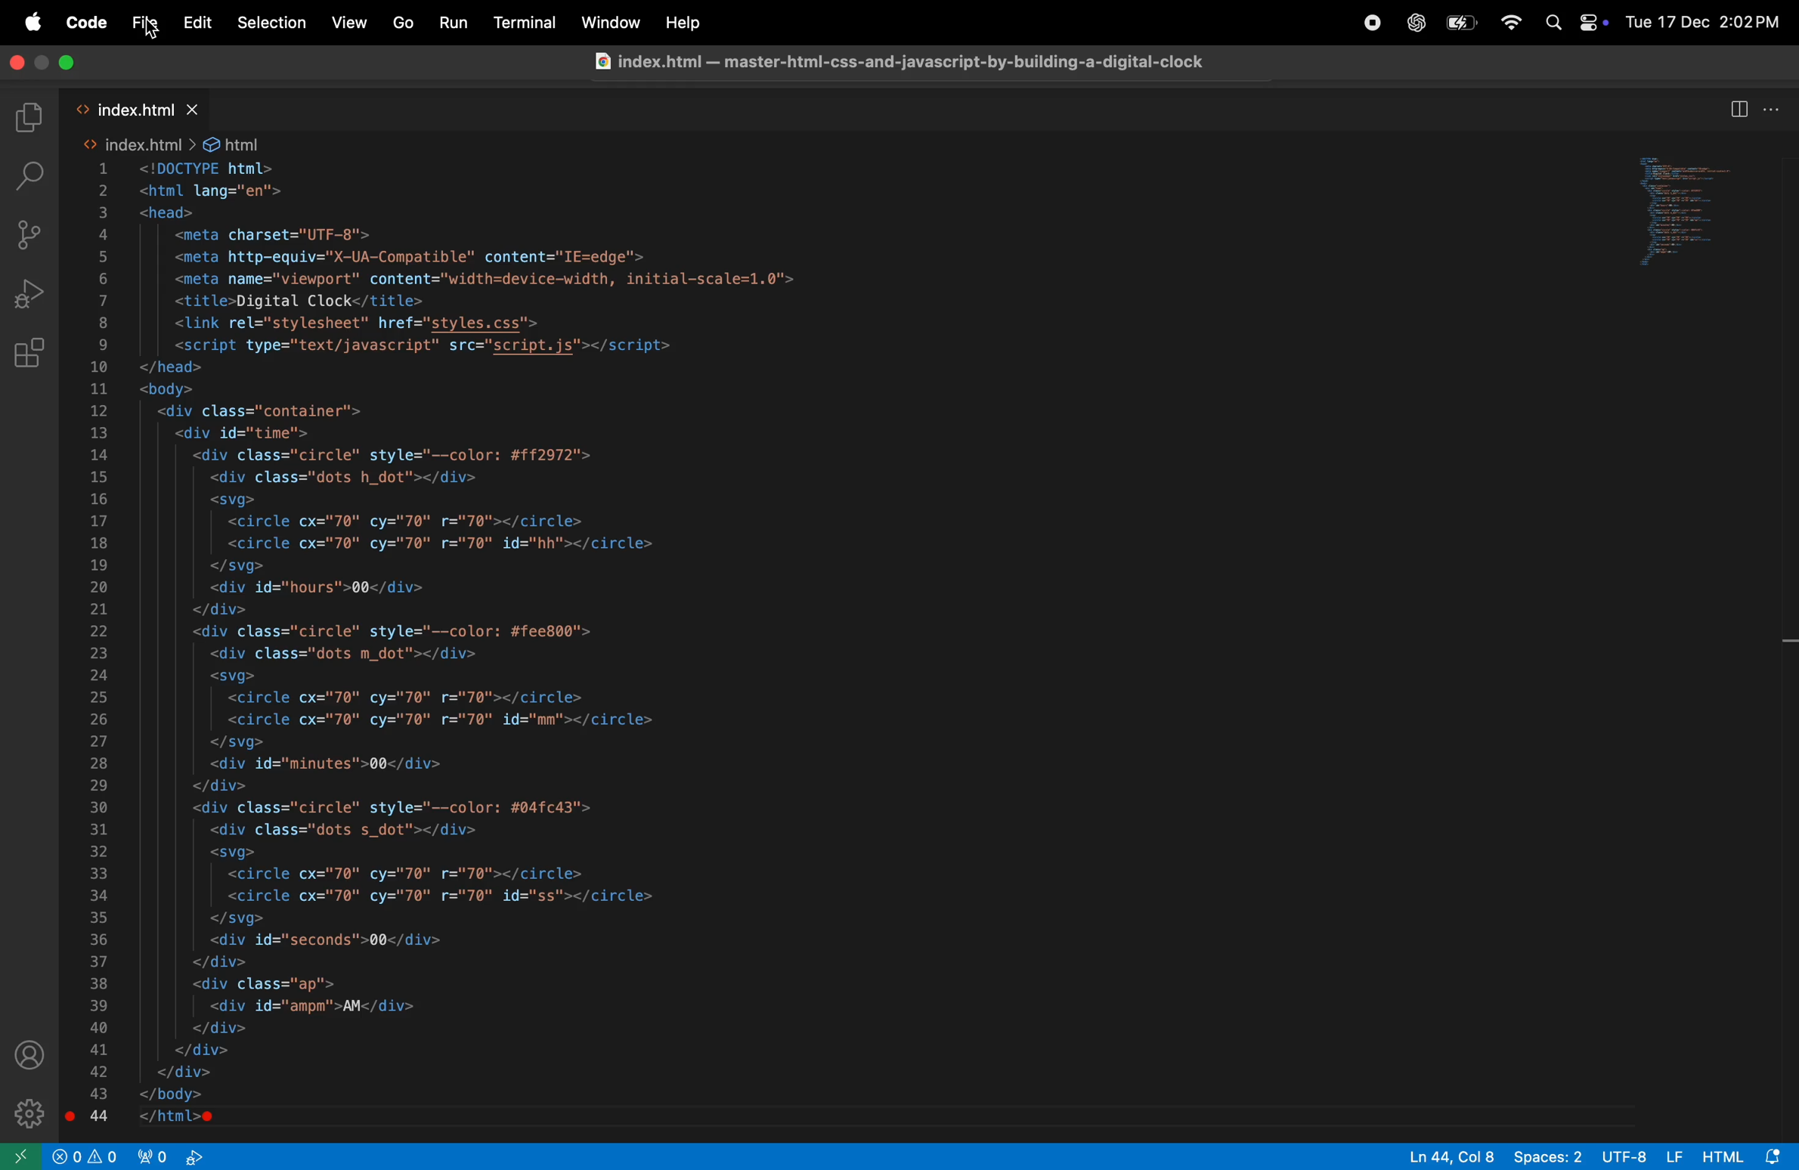  I want to click on close, so click(17, 63).